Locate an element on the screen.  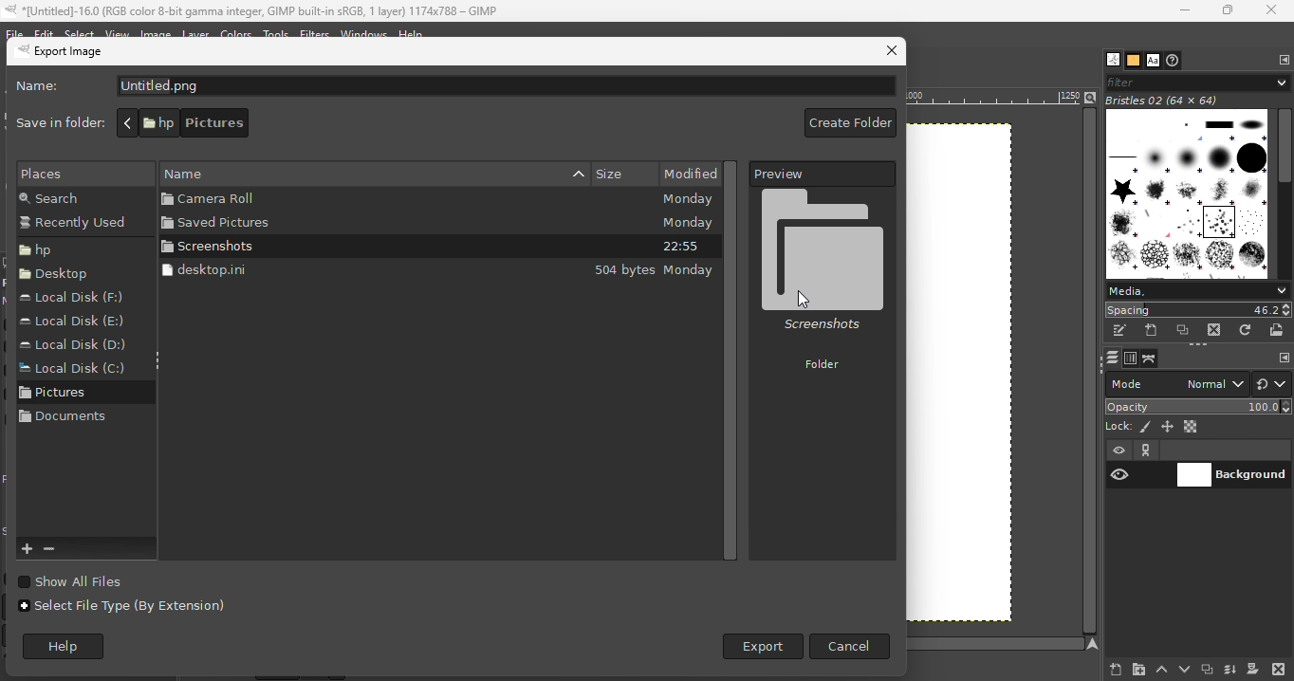
Pixcels is located at coordinates (1146, 428).